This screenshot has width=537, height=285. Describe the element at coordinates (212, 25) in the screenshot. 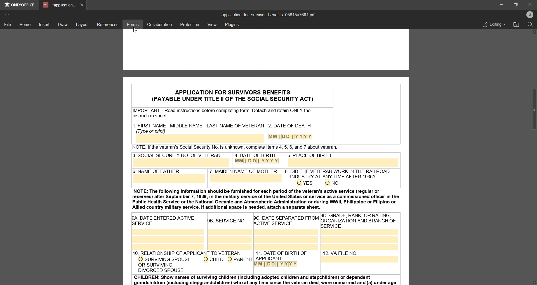

I see `view` at that location.